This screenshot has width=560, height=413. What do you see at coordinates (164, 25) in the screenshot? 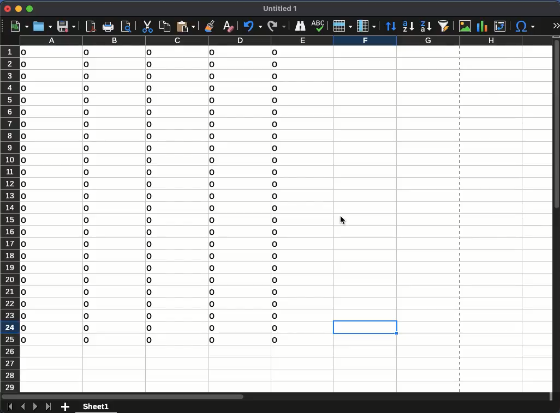
I see `copy` at bounding box center [164, 25].